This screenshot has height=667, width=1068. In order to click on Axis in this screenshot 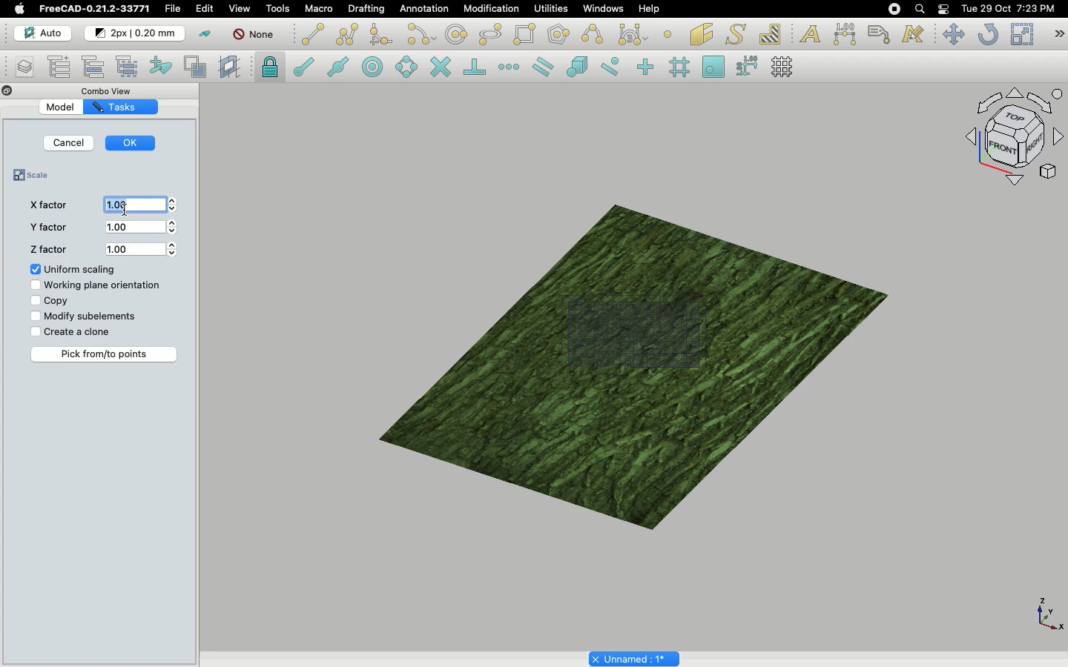, I will do `click(1047, 614)`.